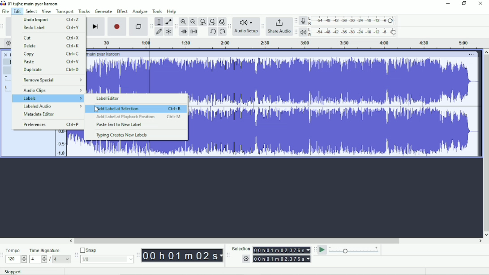 The height and width of the screenshot is (275, 489). Describe the element at coordinates (52, 80) in the screenshot. I see `Remove Special` at that location.